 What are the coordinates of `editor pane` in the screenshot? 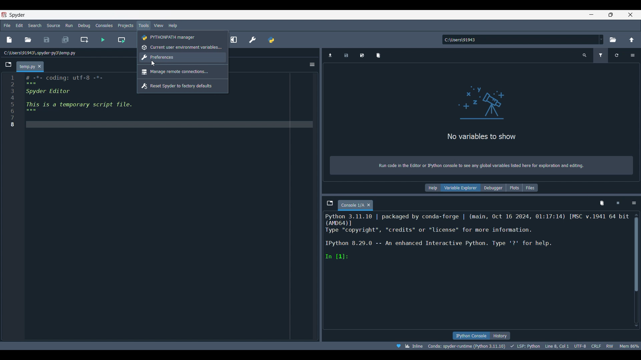 It's located at (70, 102).